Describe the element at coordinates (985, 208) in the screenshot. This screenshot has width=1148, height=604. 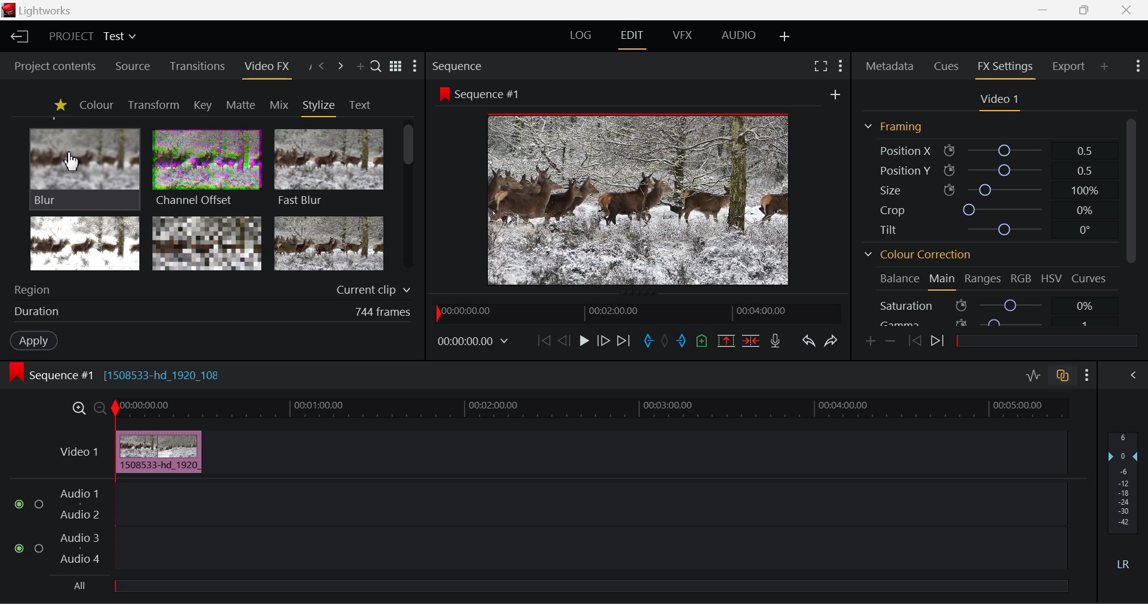
I see `Crop` at that location.